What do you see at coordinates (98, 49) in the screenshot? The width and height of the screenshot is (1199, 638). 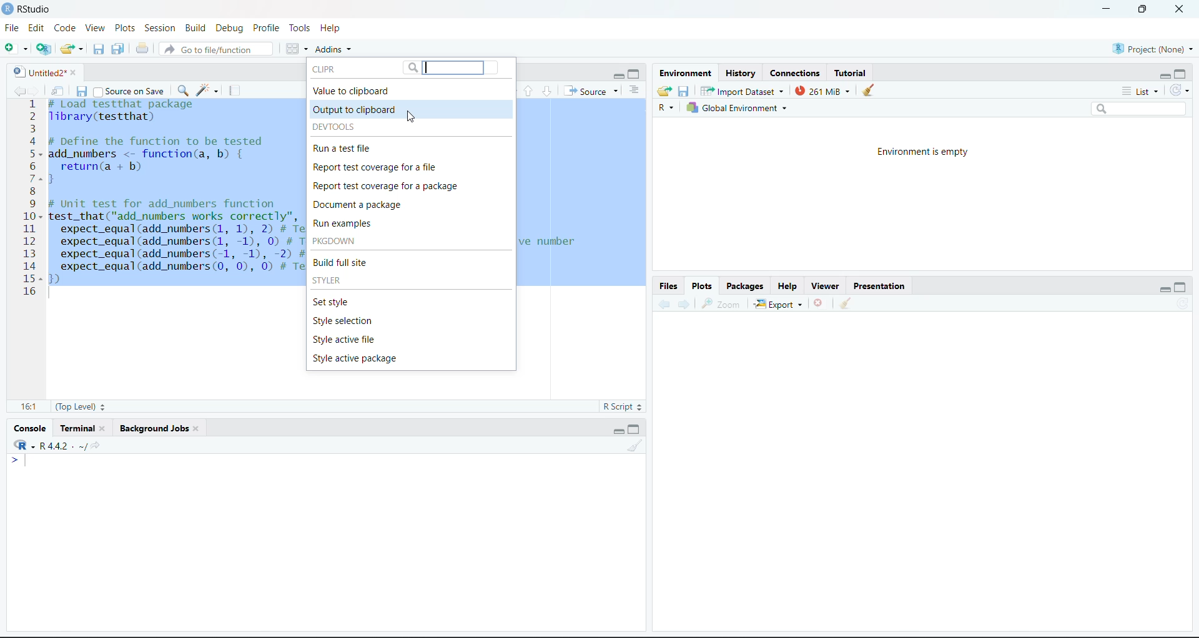 I see `Save the current document` at bounding box center [98, 49].